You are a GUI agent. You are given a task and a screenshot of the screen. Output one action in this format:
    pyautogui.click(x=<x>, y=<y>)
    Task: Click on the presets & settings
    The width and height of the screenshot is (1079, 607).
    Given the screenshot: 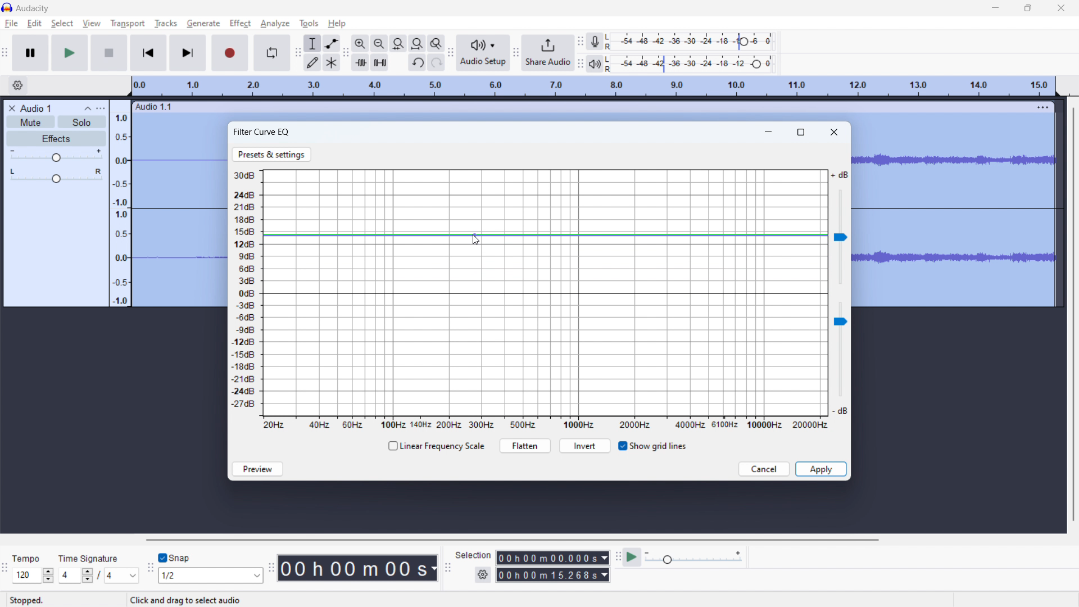 What is the action you would take?
    pyautogui.click(x=272, y=155)
    